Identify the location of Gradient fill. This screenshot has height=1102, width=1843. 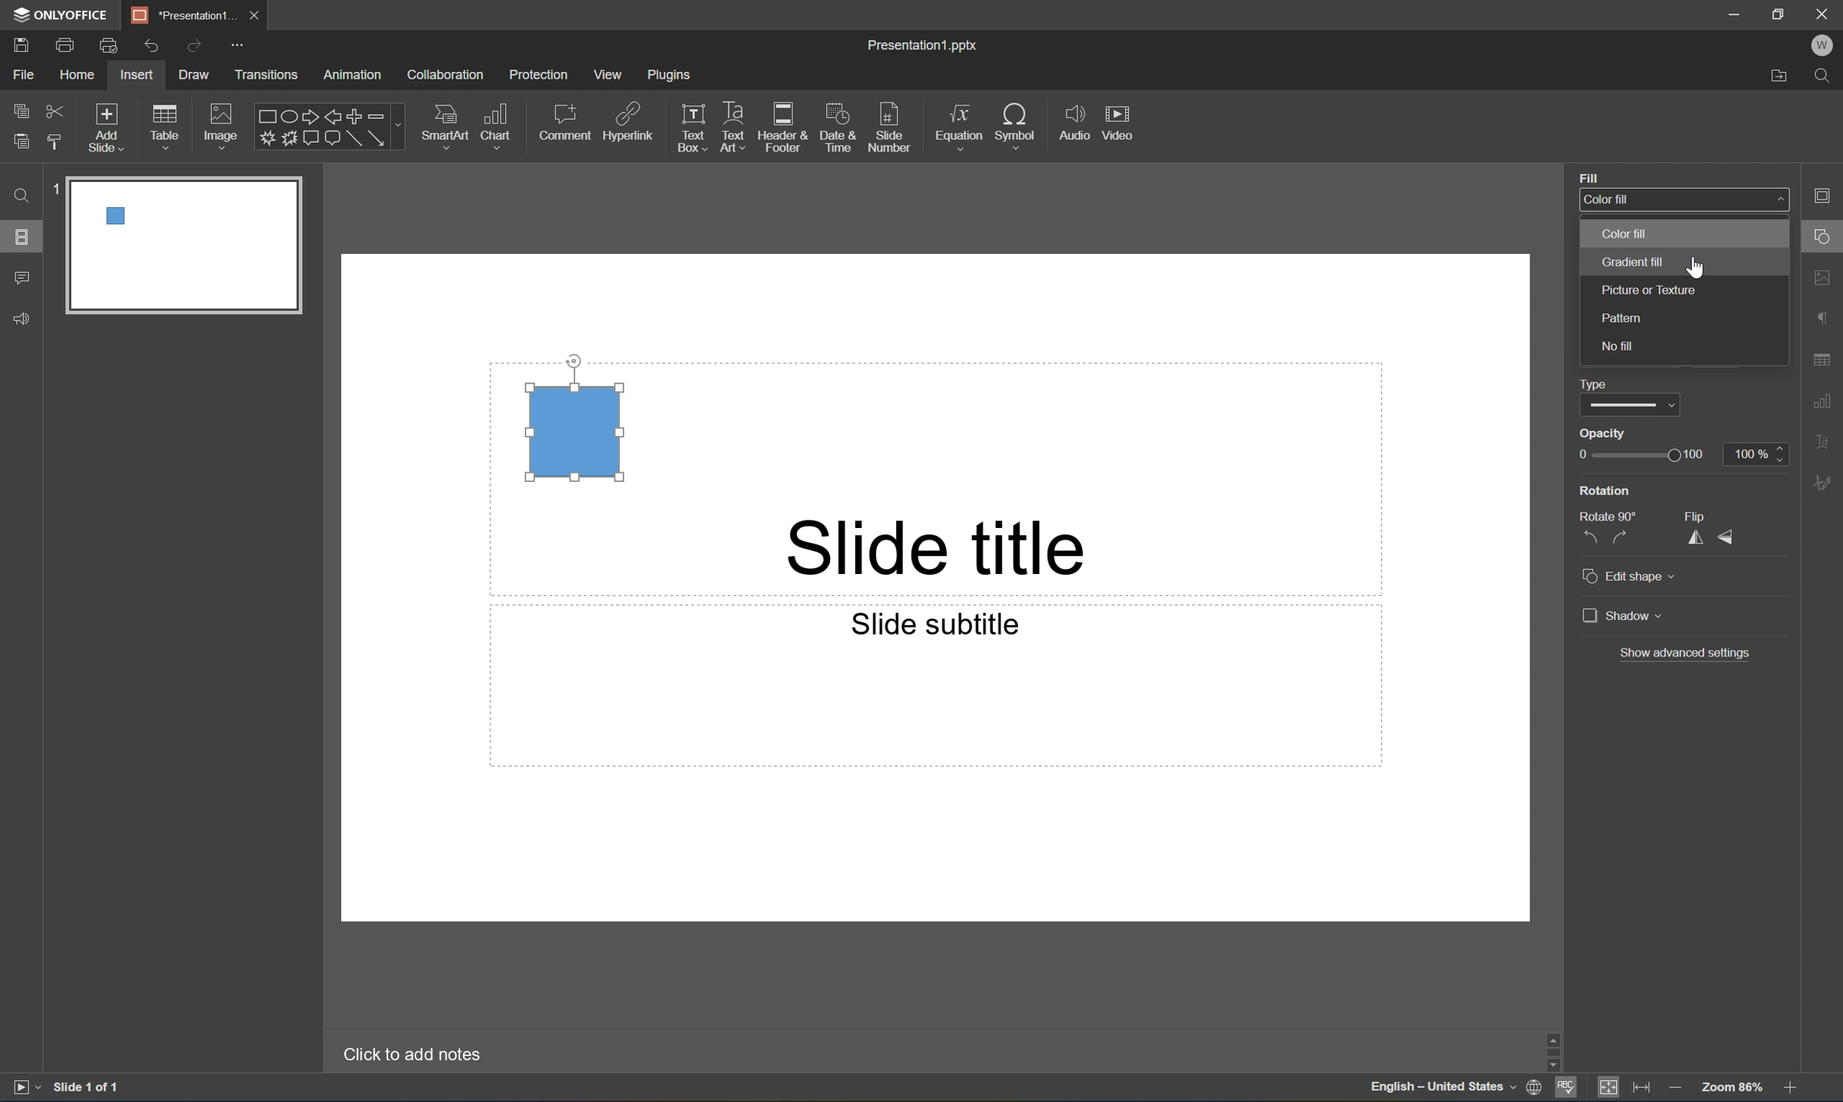
(1633, 261).